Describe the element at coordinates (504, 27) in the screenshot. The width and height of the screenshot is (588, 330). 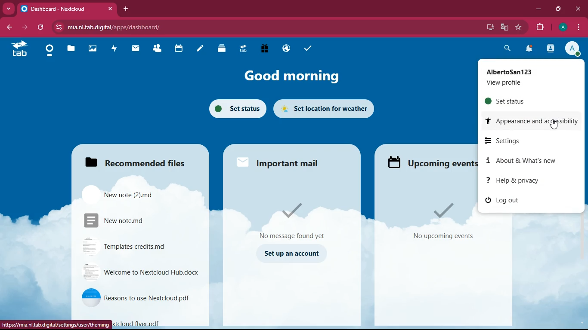
I see `google translate` at that location.